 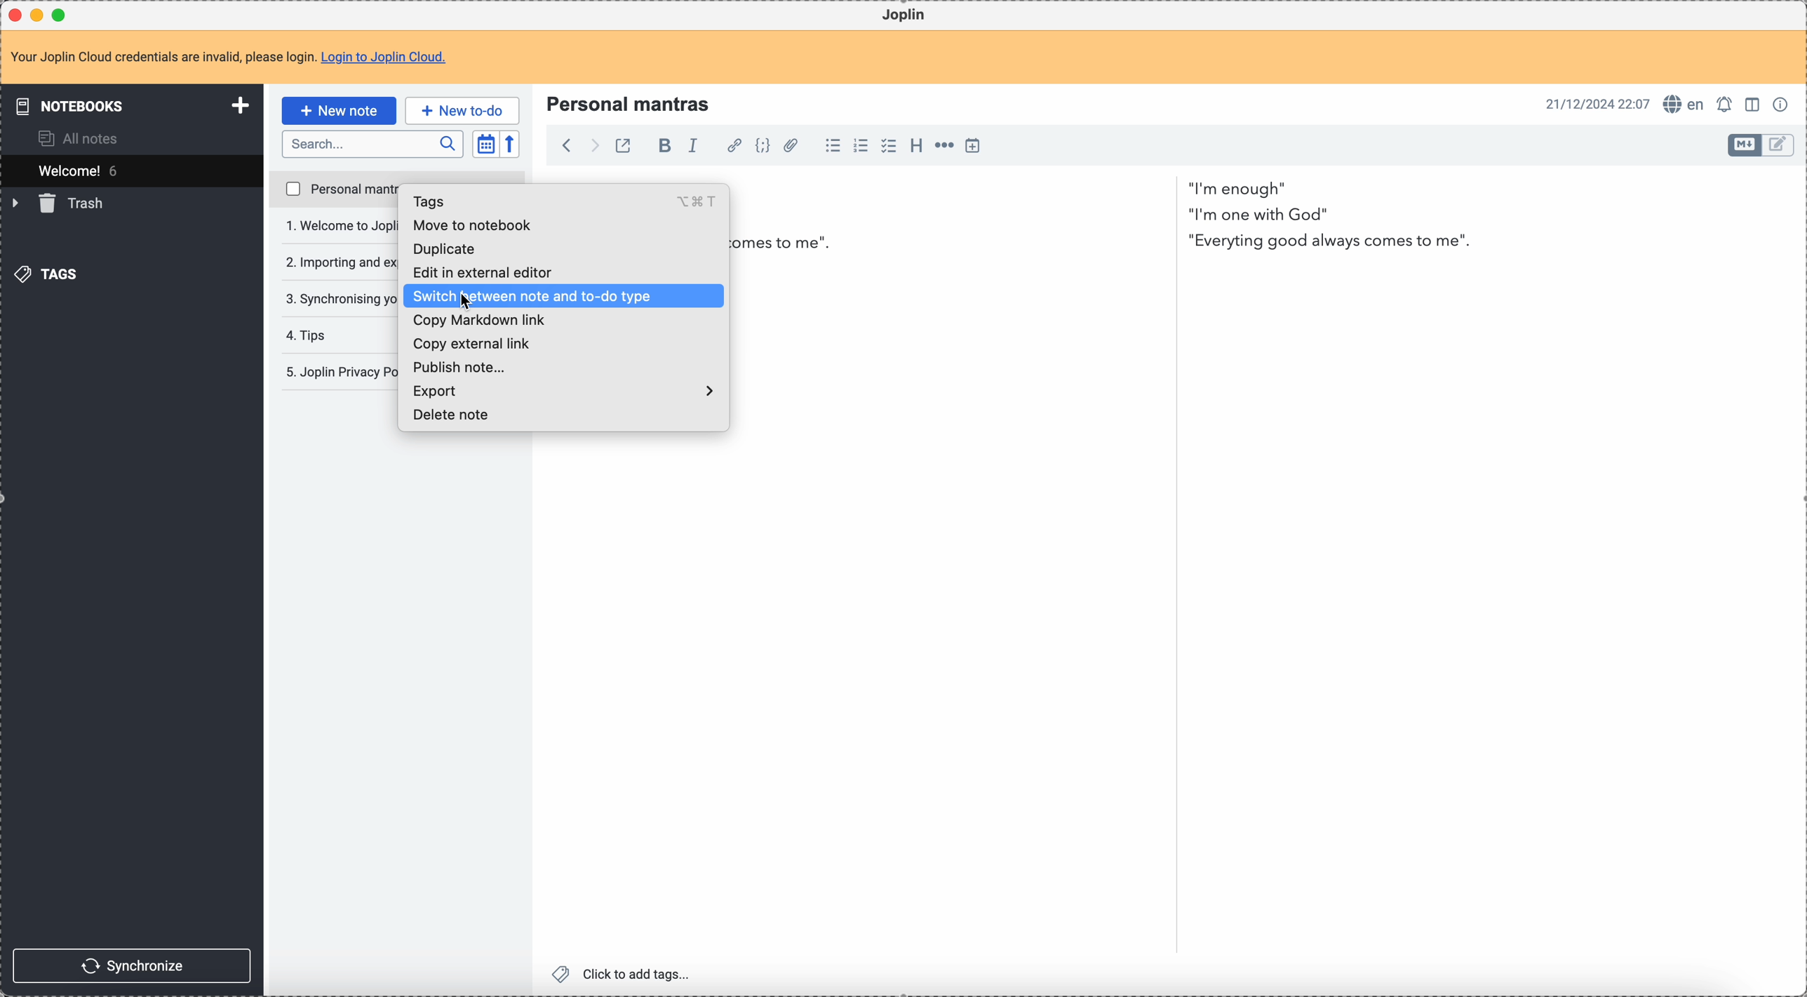 What do you see at coordinates (694, 146) in the screenshot?
I see `italic` at bounding box center [694, 146].